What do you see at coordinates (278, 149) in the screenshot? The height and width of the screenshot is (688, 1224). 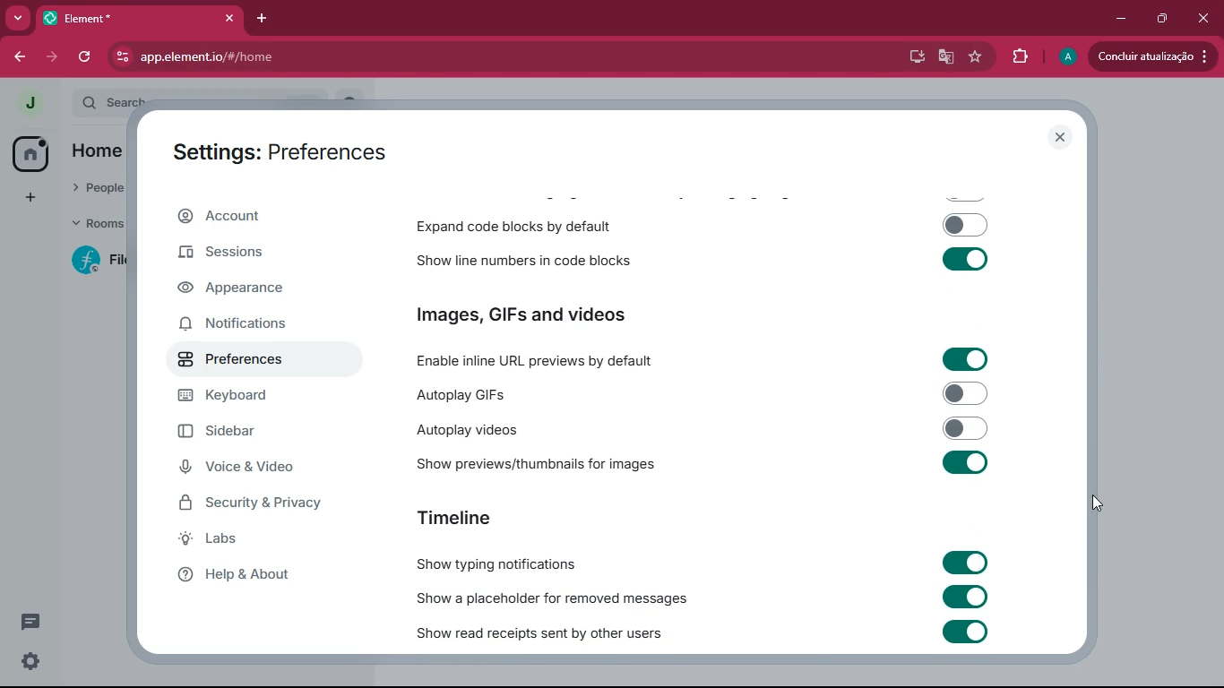 I see `settings: preferences` at bounding box center [278, 149].